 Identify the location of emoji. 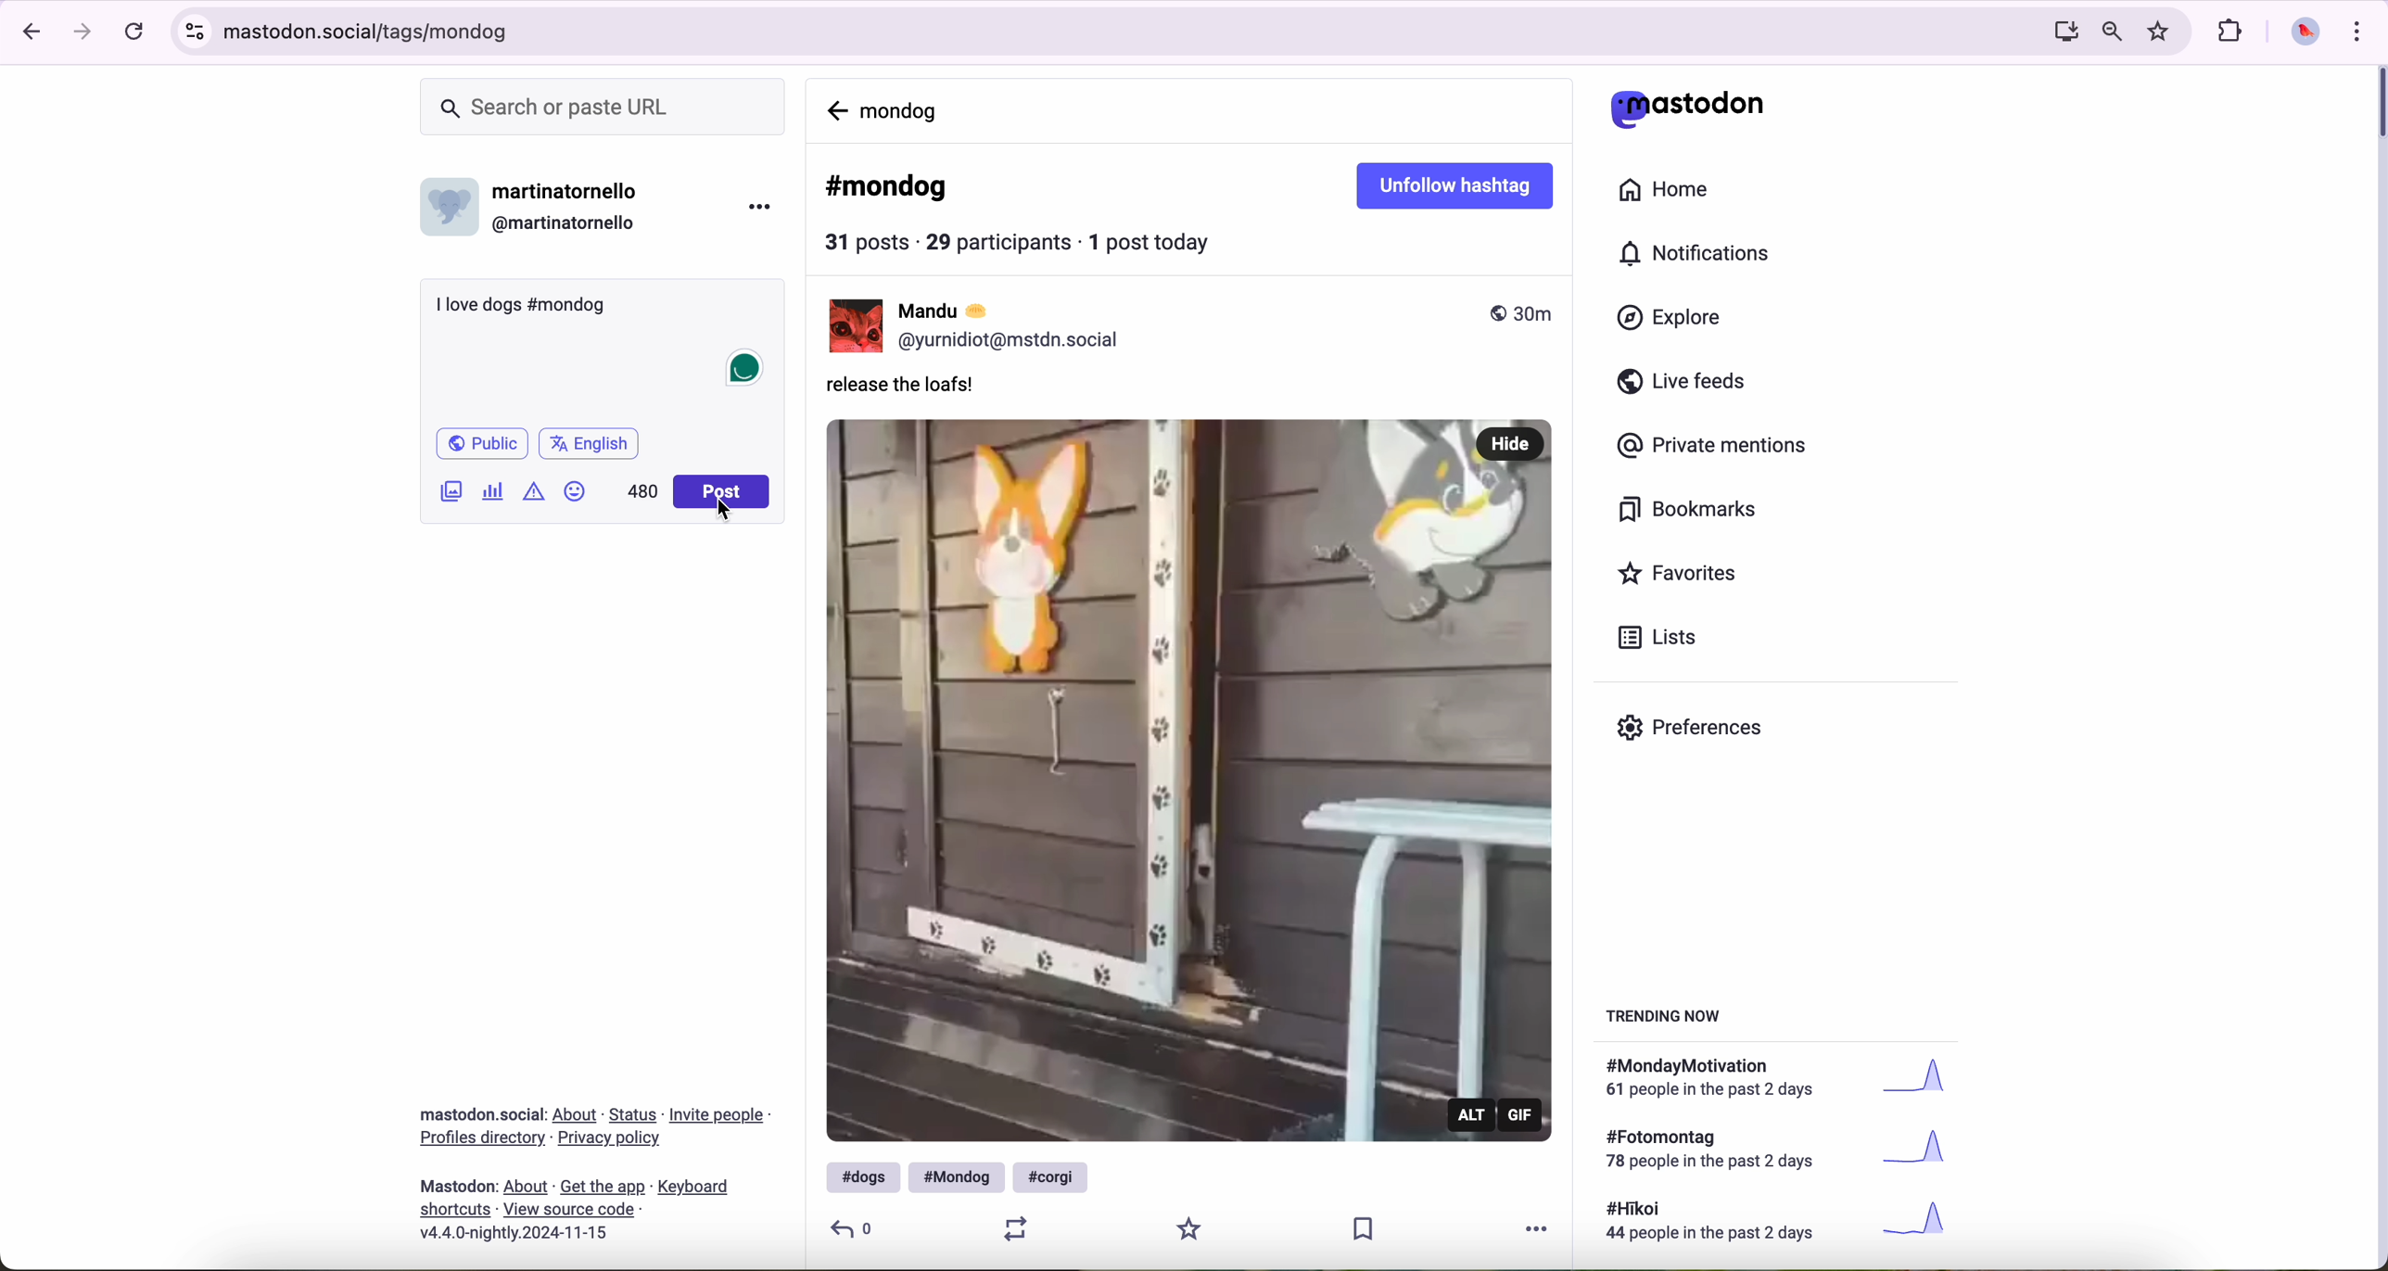
(575, 493).